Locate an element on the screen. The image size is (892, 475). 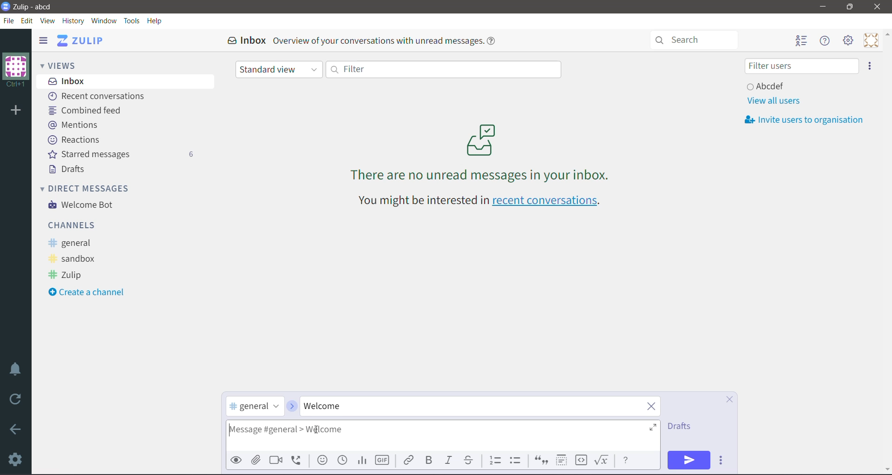
Personal Menu is located at coordinates (871, 40).